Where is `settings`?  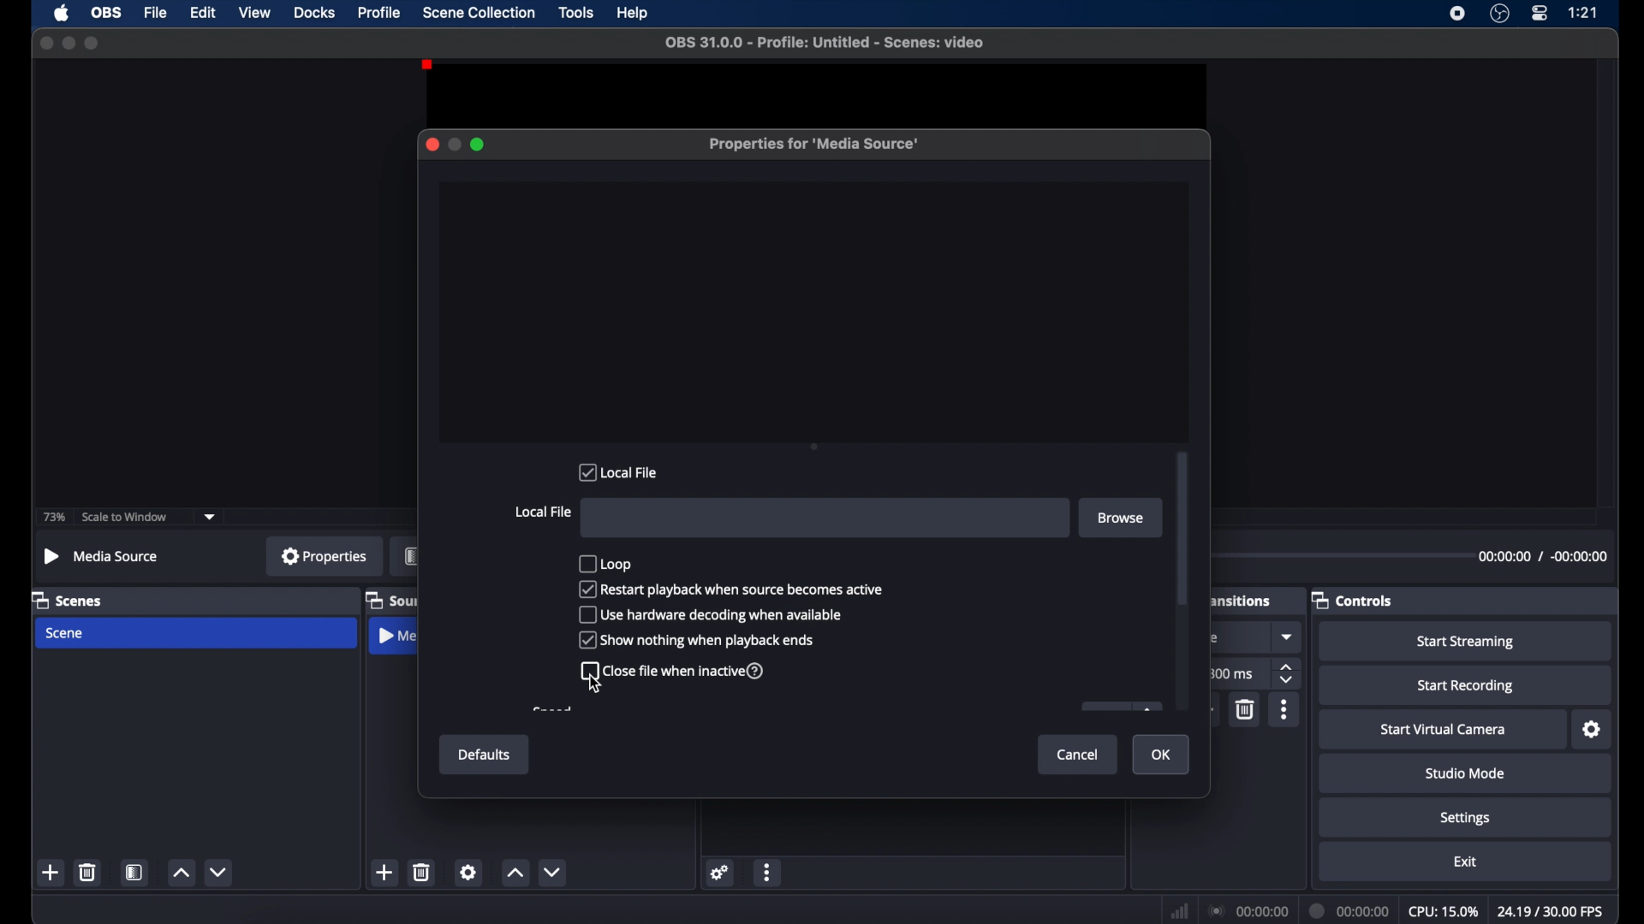 settings is located at coordinates (468, 873).